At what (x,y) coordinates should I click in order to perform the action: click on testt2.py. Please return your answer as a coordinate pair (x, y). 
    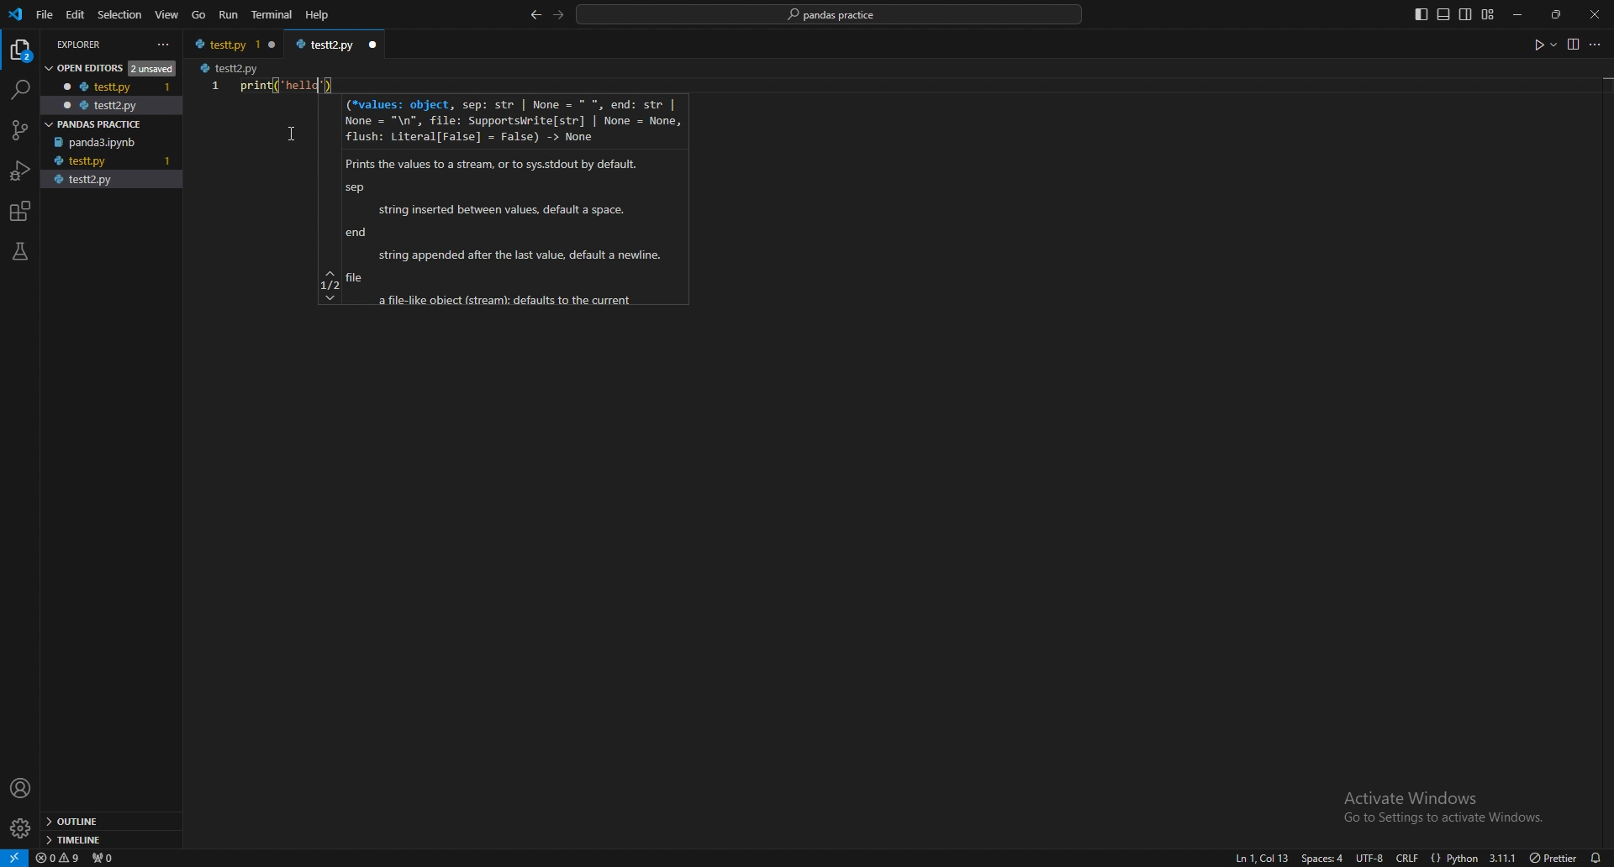
    Looking at the image, I should click on (105, 180).